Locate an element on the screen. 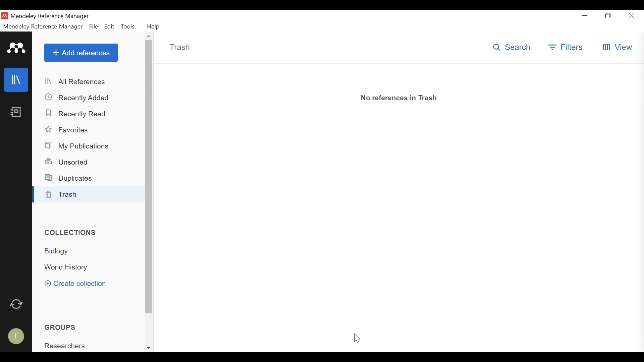  Collections is located at coordinates (72, 233).